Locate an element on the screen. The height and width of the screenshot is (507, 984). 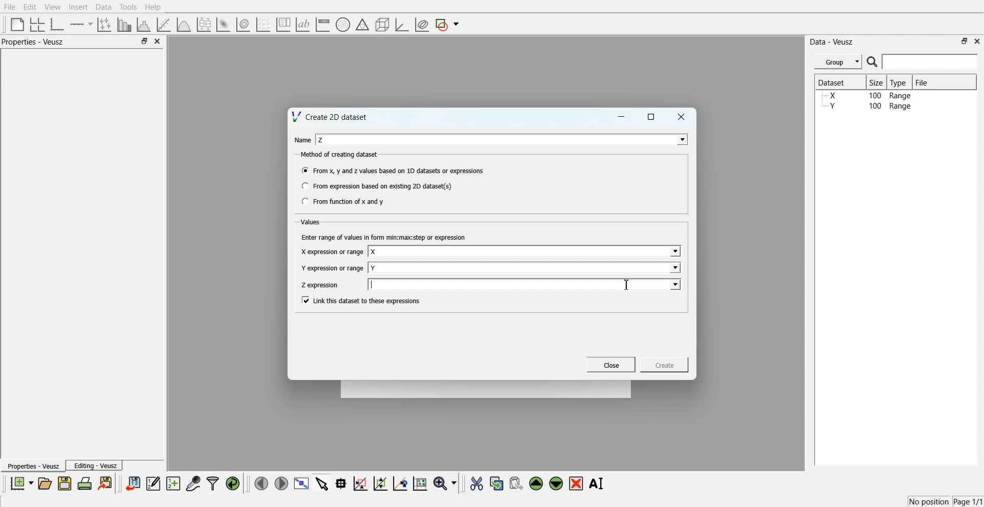
‘Name is located at coordinates (301, 139).